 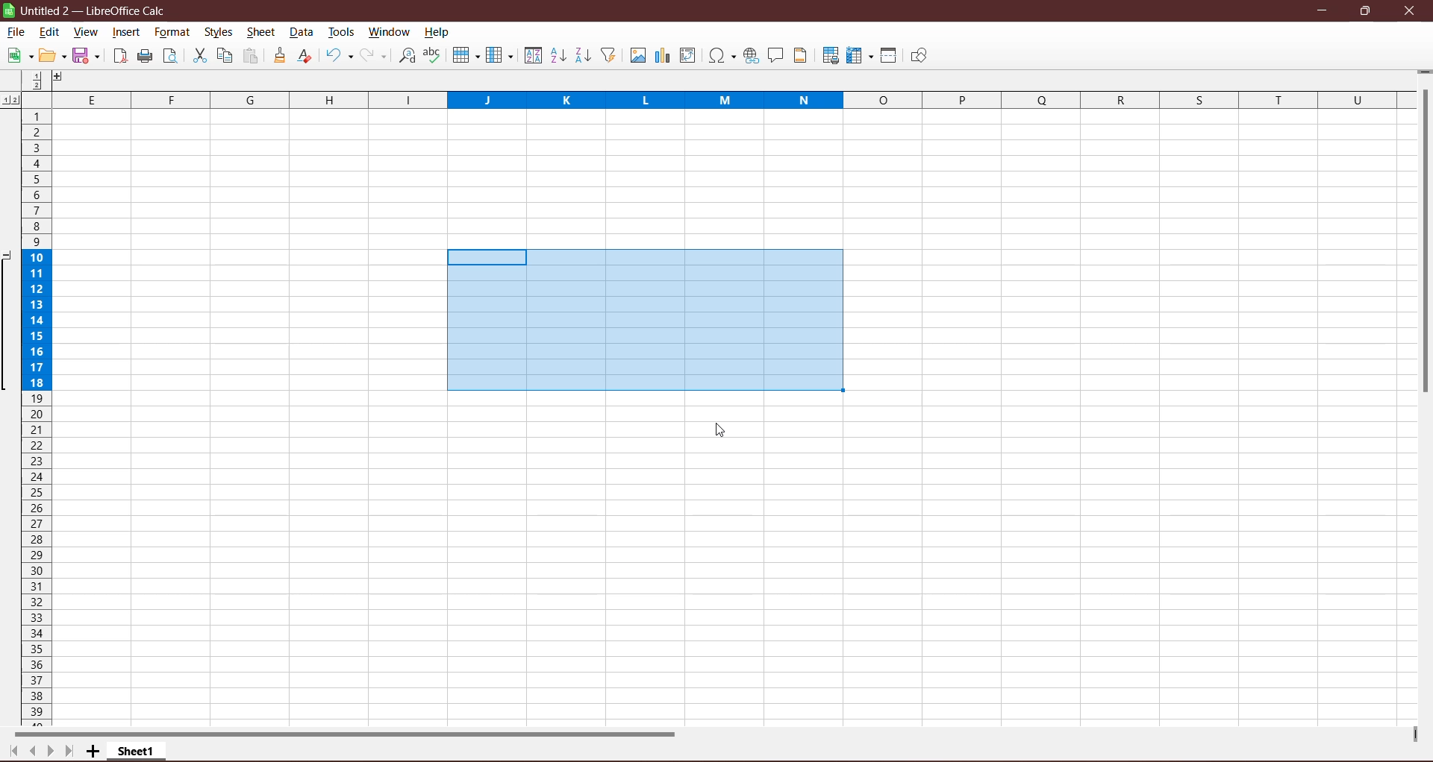 What do you see at coordinates (710, 98) in the screenshot?
I see `Columns` at bounding box center [710, 98].